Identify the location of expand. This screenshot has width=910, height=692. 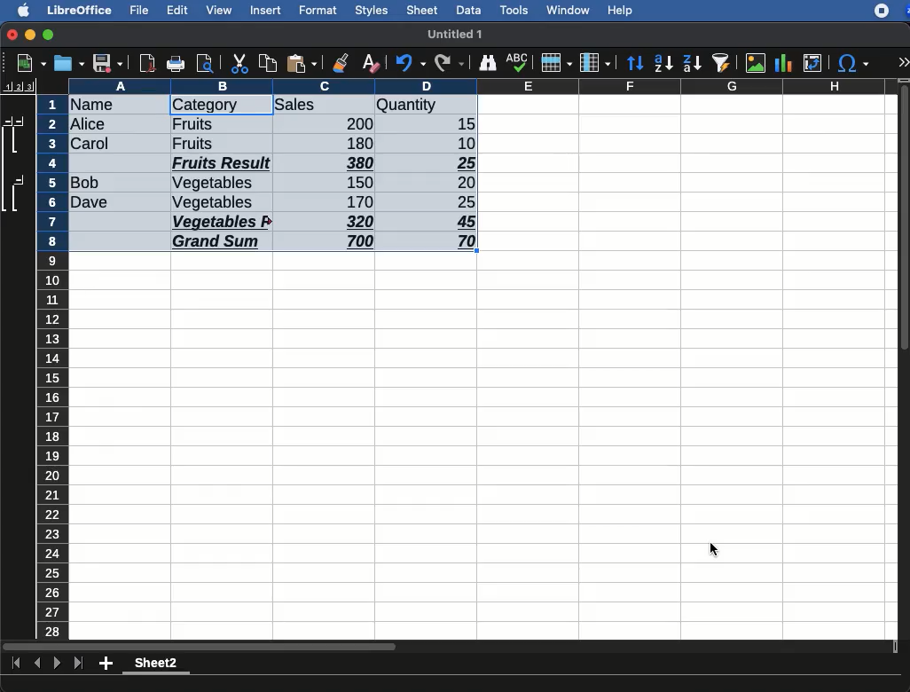
(903, 62).